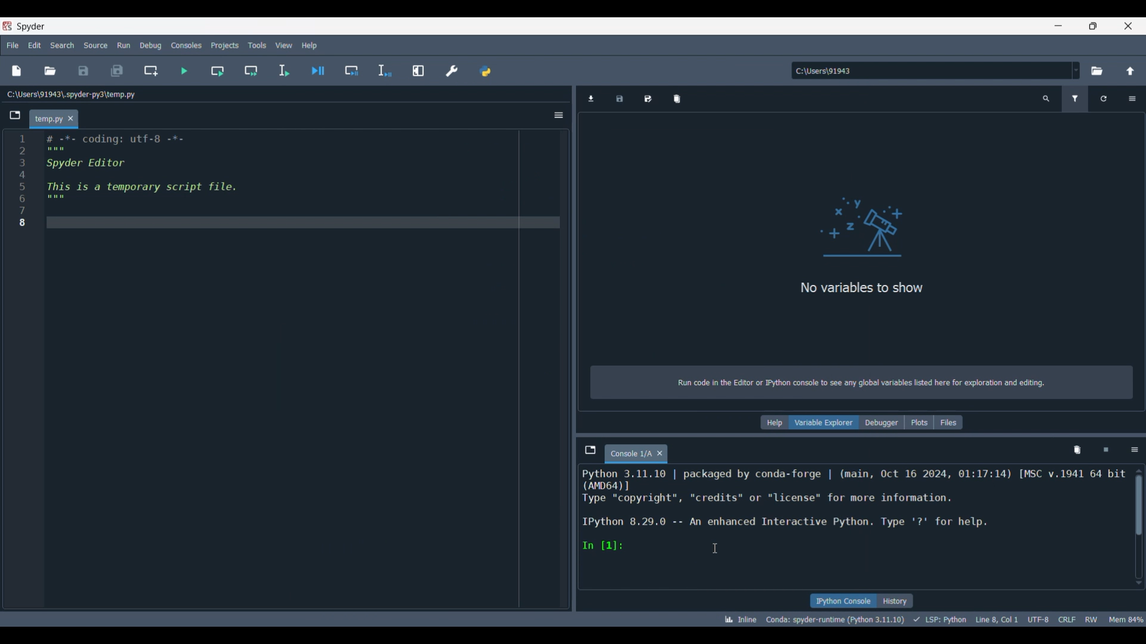 The height and width of the screenshot is (644, 1146). What do you see at coordinates (854, 508) in the screenshot?
I see `Details of current code` at bounding box center [854, 508].